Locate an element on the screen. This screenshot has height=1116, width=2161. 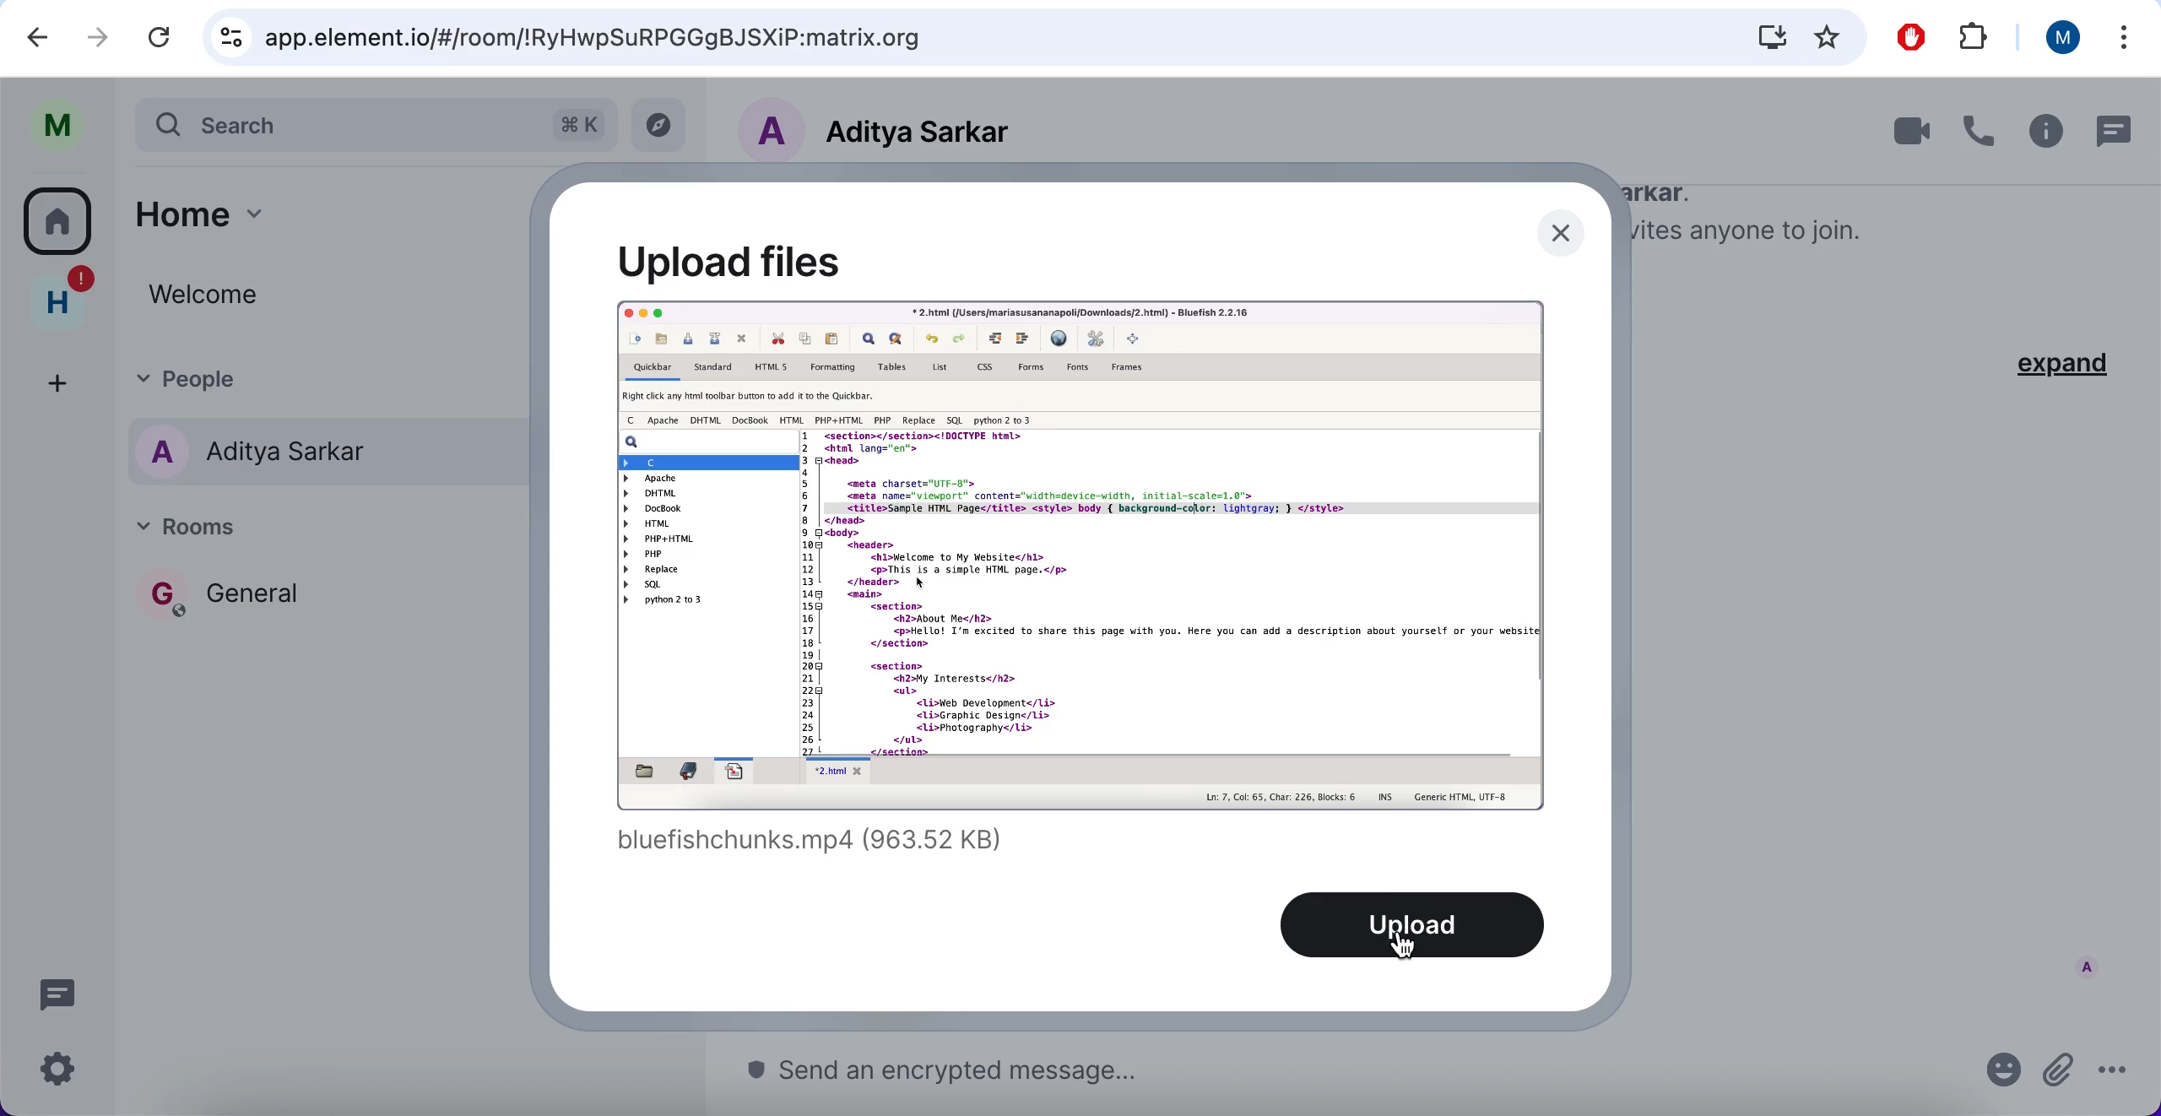
videocall is located at coordinates (1898, 130).